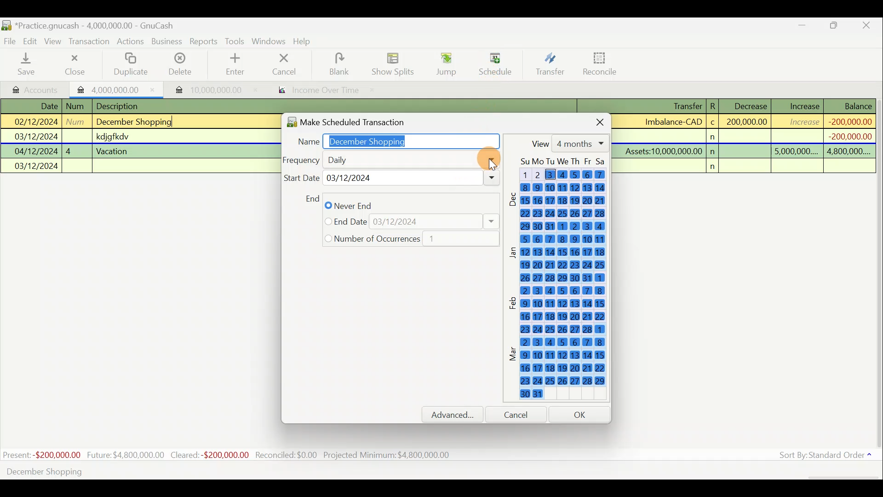 The image size is (883, 497). What do you see at coordinates (32, 40) in the screenshot?
I see `Edit` at bounding box center [32, 40].